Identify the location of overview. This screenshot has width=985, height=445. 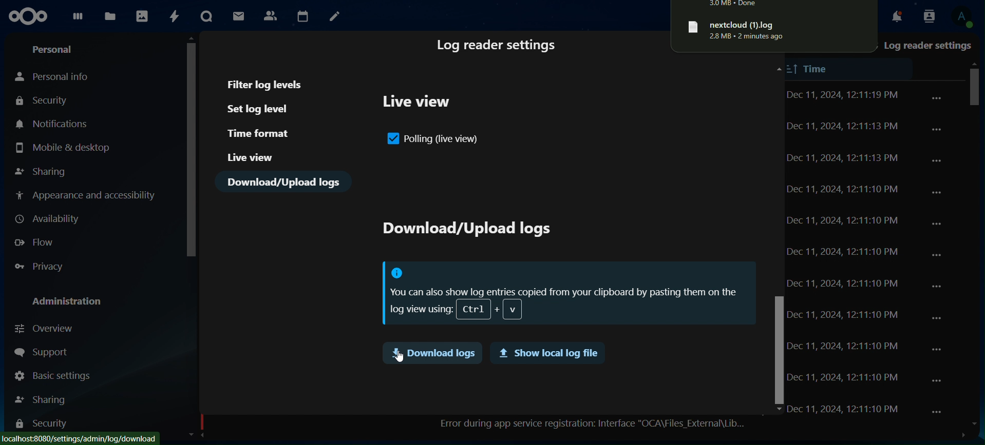
(46, 327).